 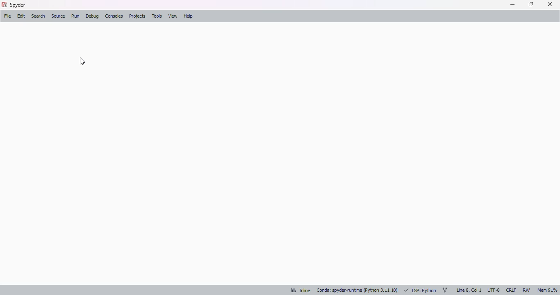 I want to click on search, so click(x=39, y=16).